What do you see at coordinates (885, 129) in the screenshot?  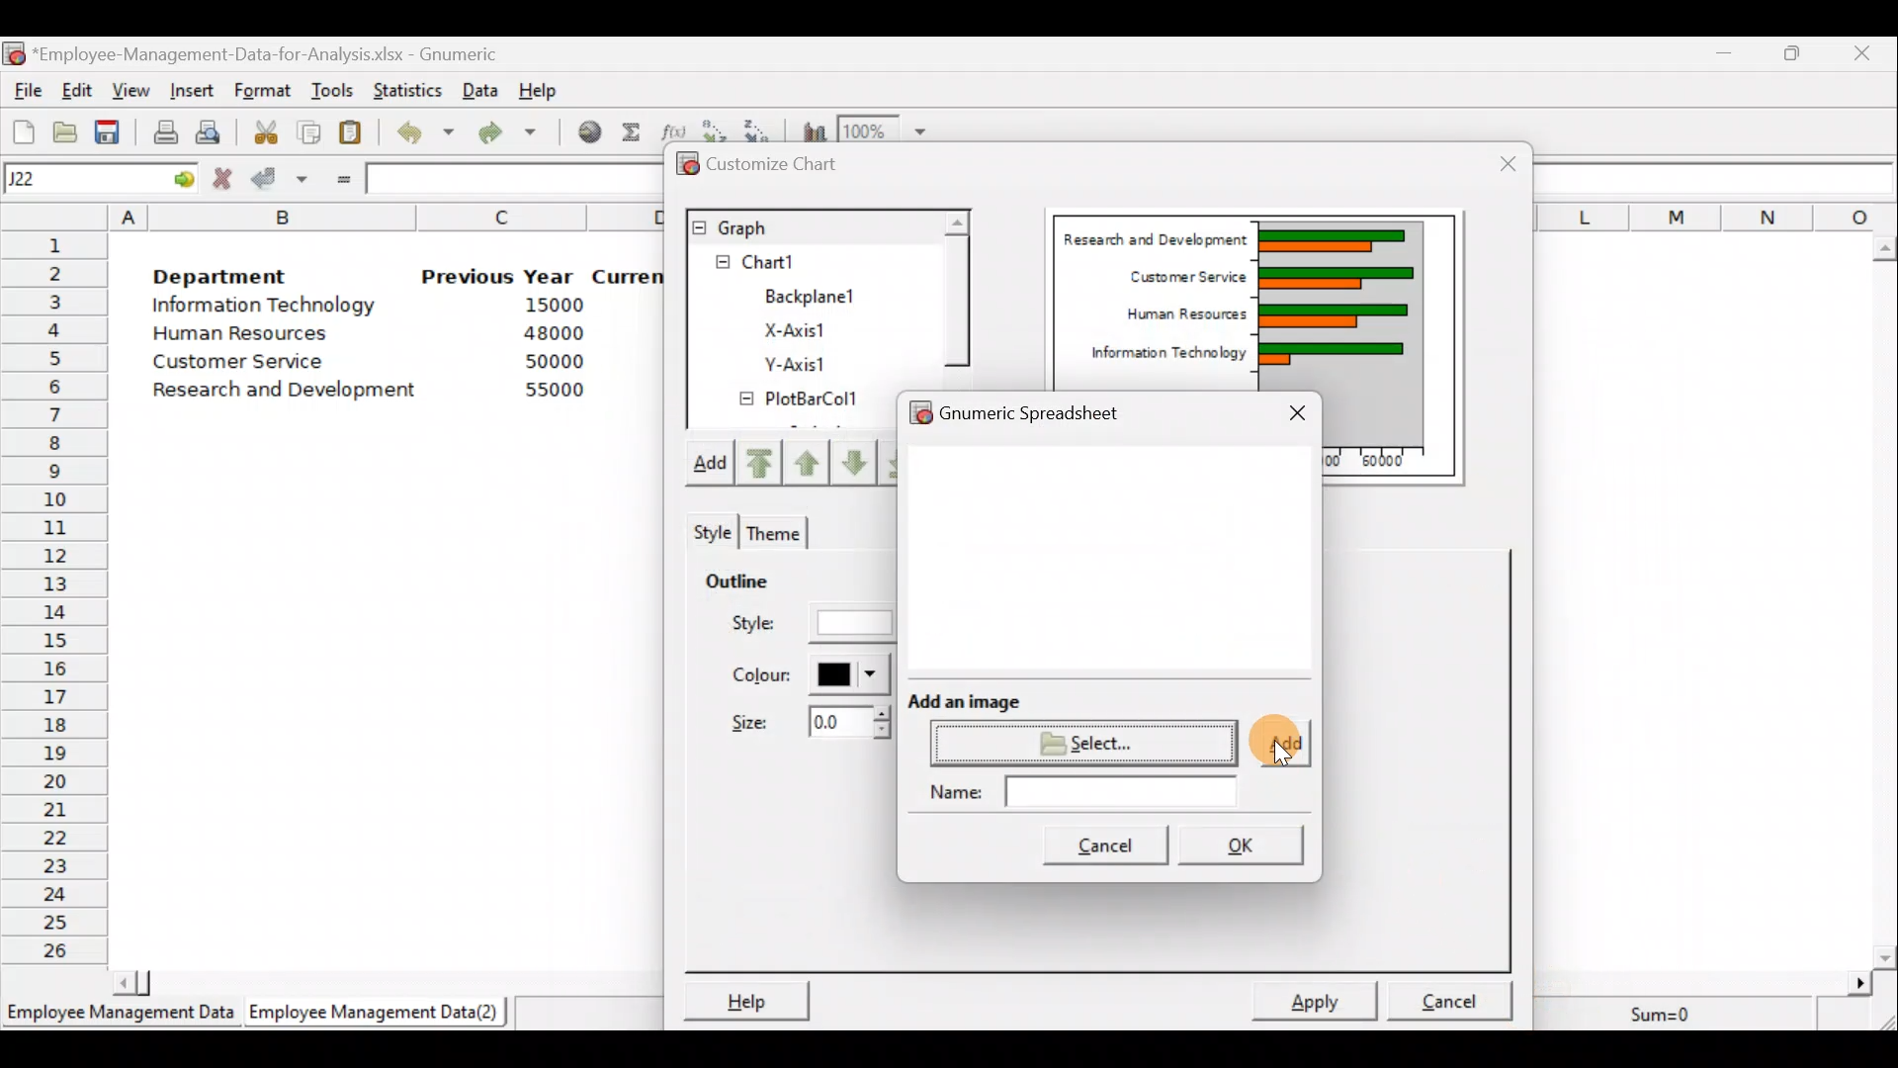 I see `Zoom` at bounding box center [885, 129].